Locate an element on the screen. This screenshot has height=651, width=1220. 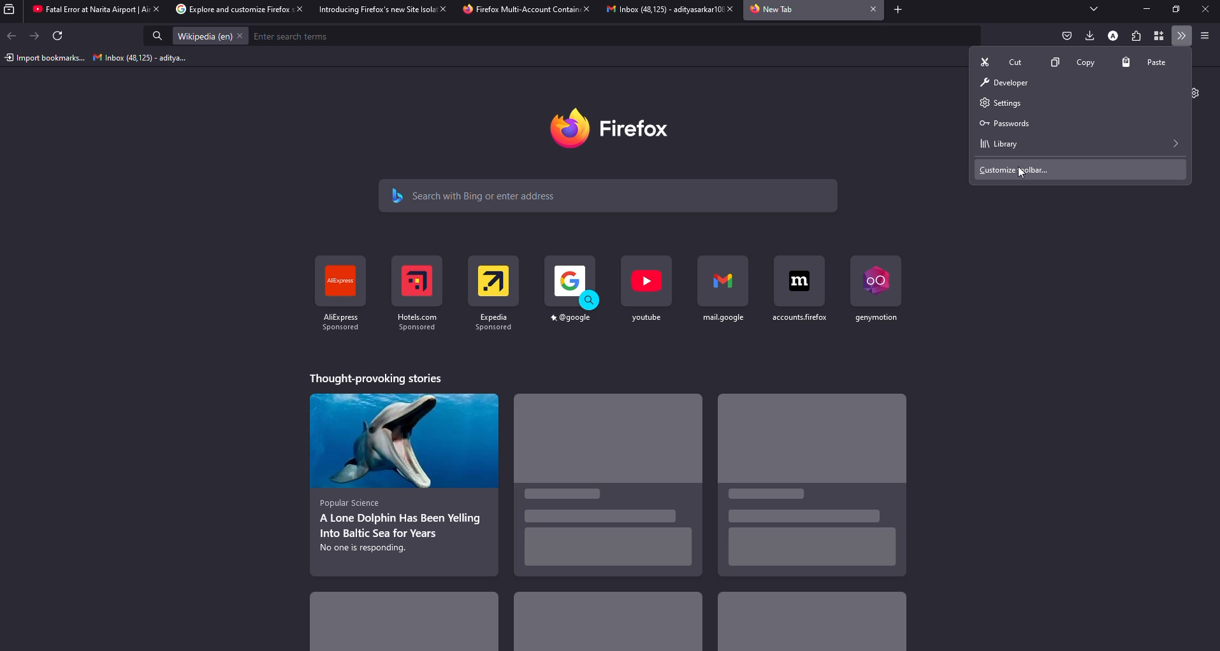
close is located at coordinates (586, 10).